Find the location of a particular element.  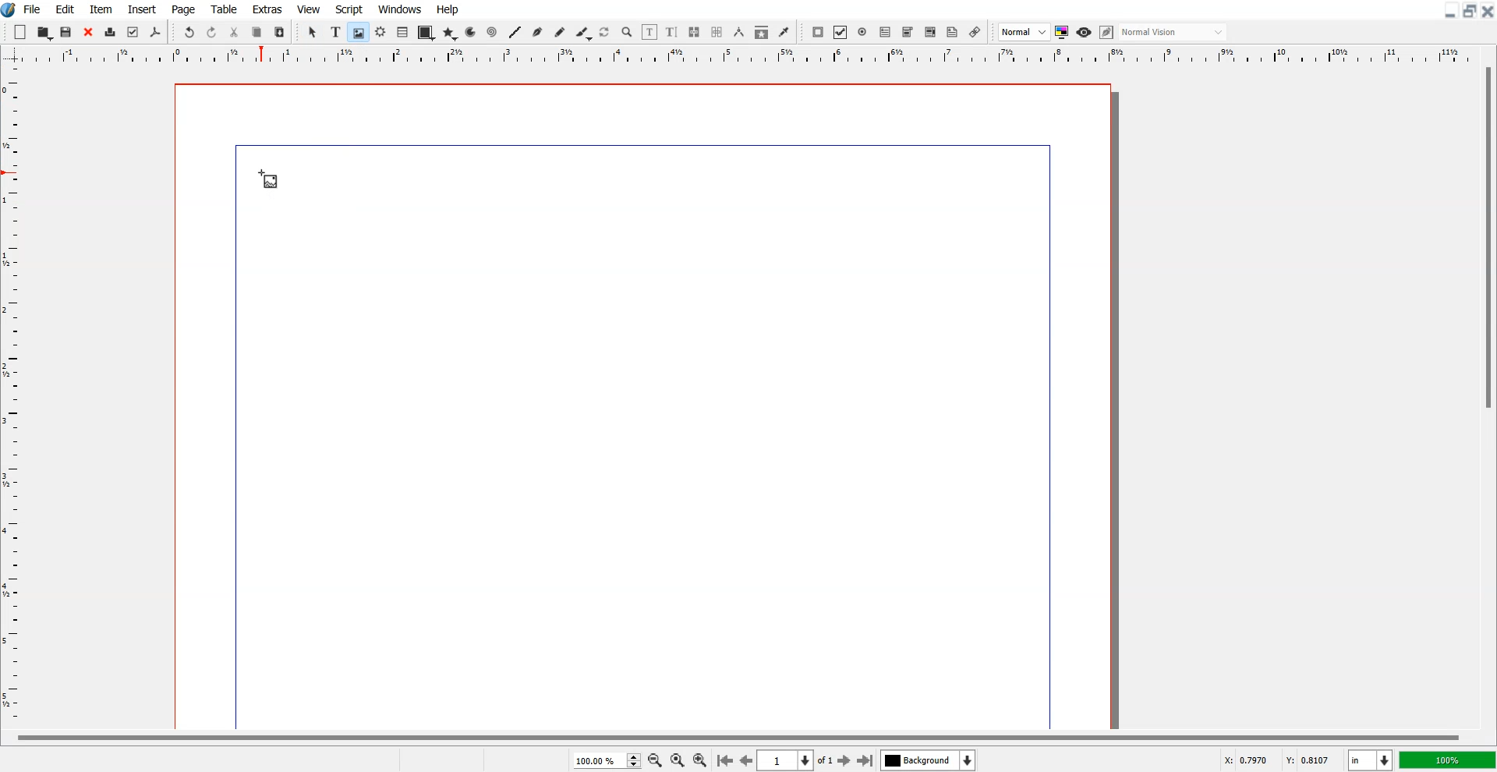

Copy Item Properties is located at coordinates (761, 32).